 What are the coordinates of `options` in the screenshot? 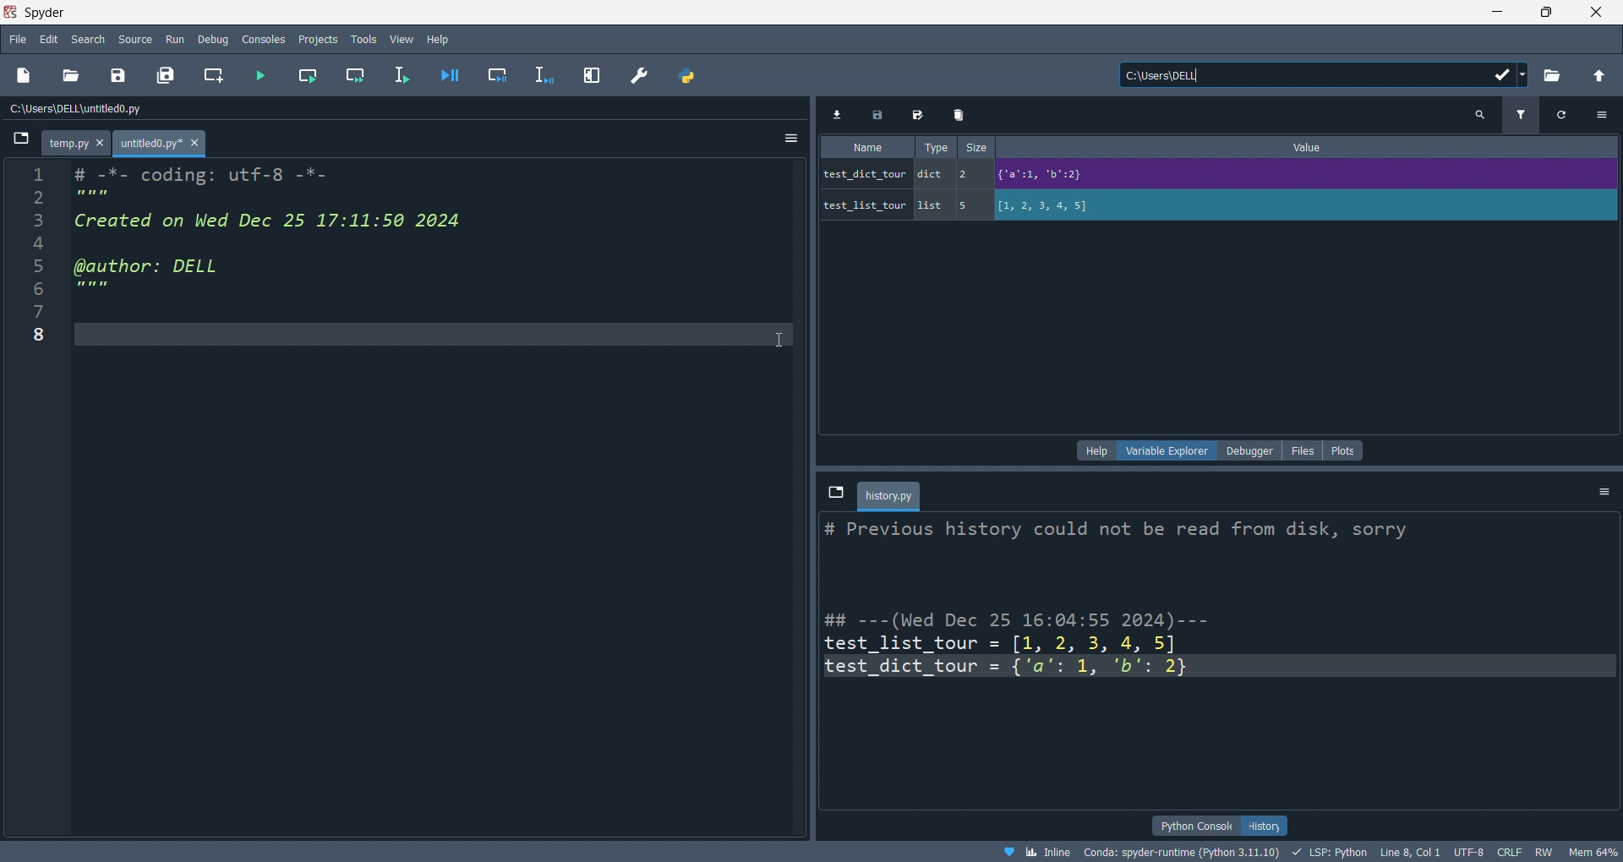 It's located at (1602, 114).